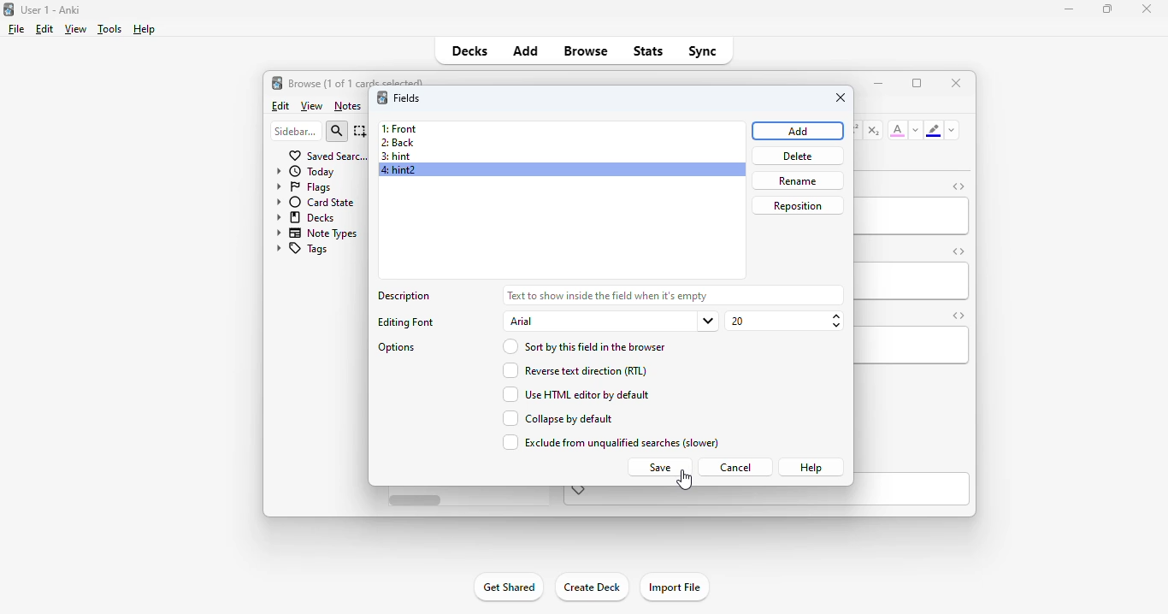 The image size is (1168, 614). What do you see at coordinates (609, 442) in the screenshot?
I see `exclude from unqualified searches (slower)` at bounding box center [609, 442].